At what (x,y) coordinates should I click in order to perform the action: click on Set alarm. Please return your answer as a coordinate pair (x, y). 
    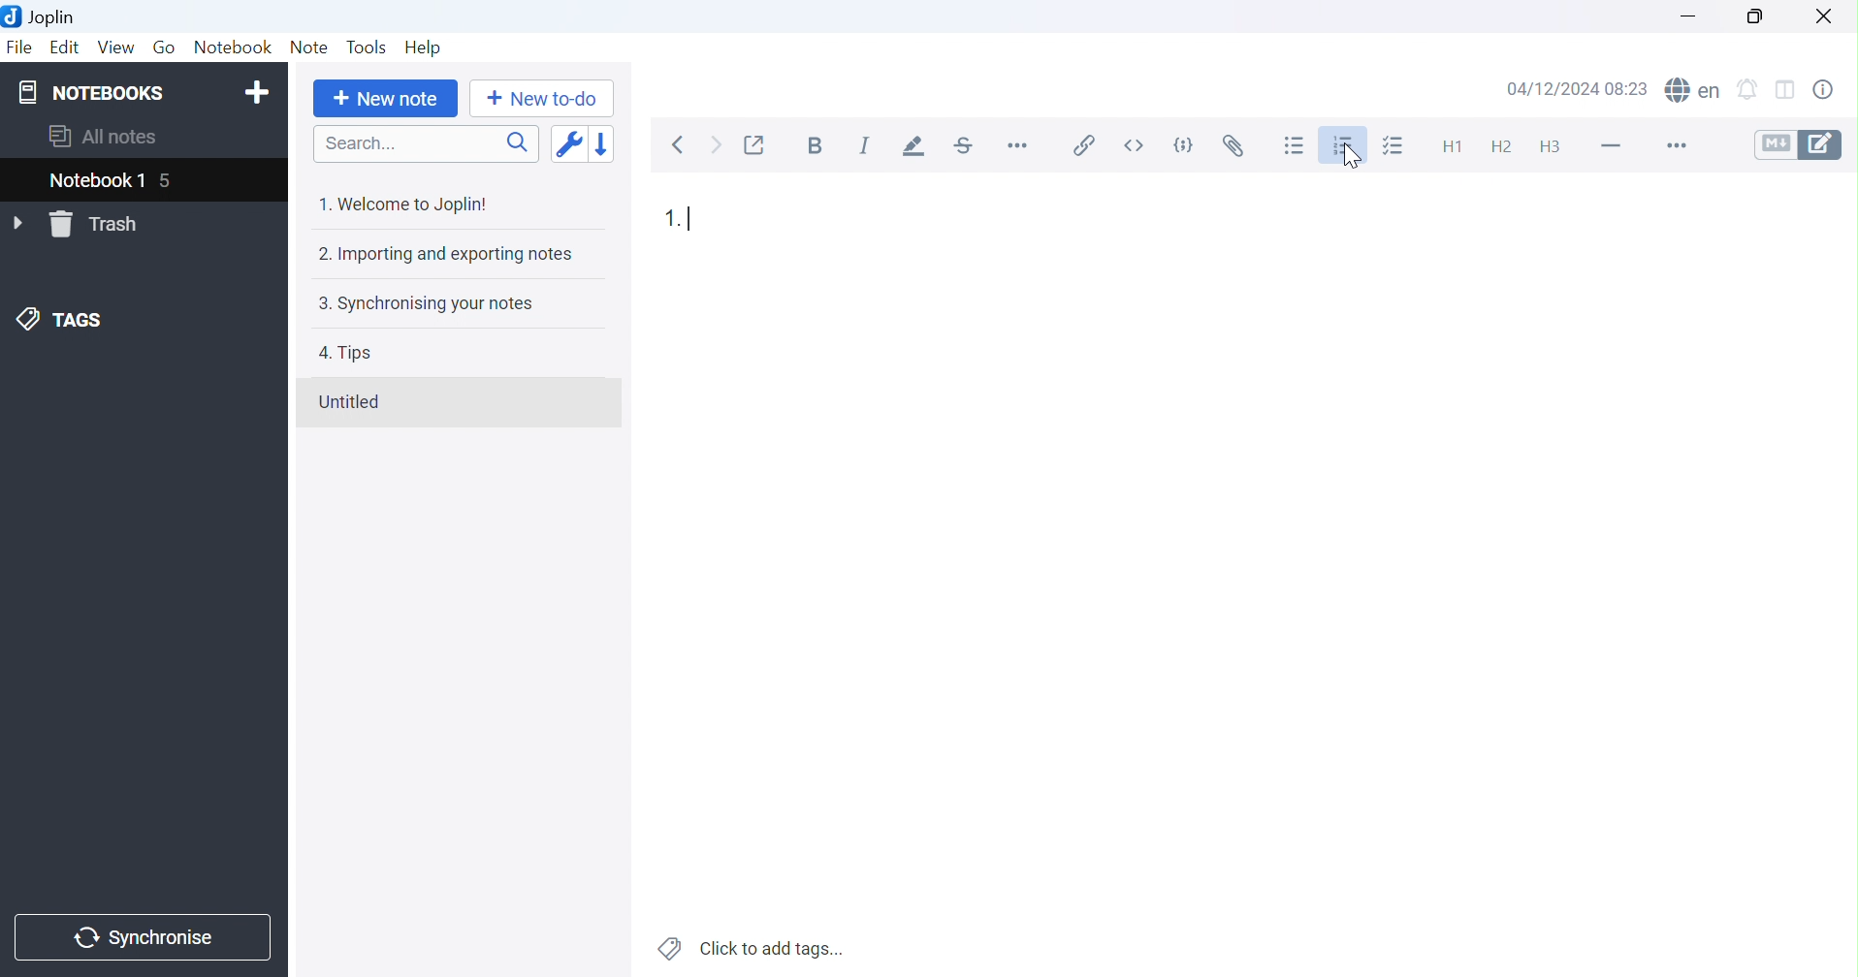
    Looking at the image, I should click on (1754, 86).